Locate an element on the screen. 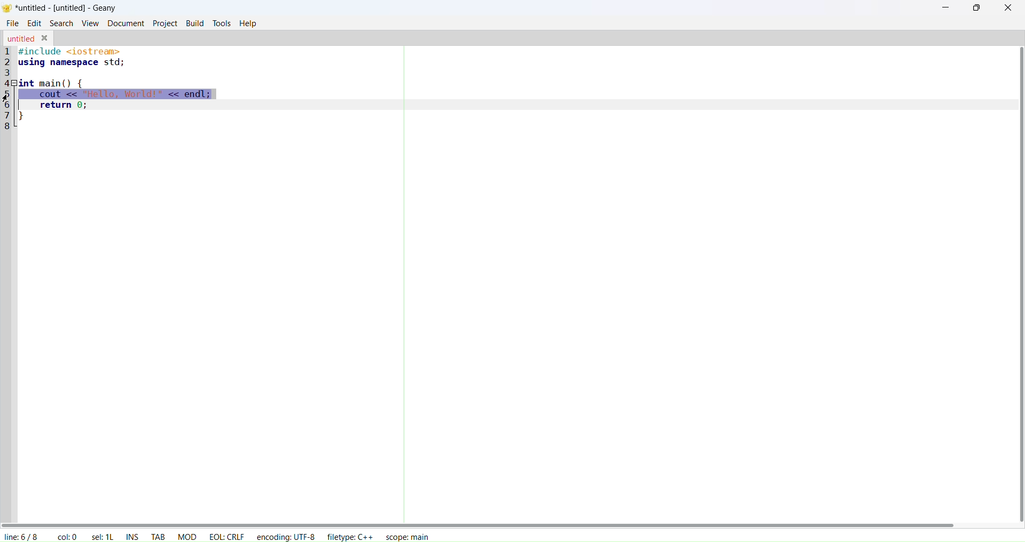  *untitled-[untitled]-Geany is located at coordinates (66, 8).